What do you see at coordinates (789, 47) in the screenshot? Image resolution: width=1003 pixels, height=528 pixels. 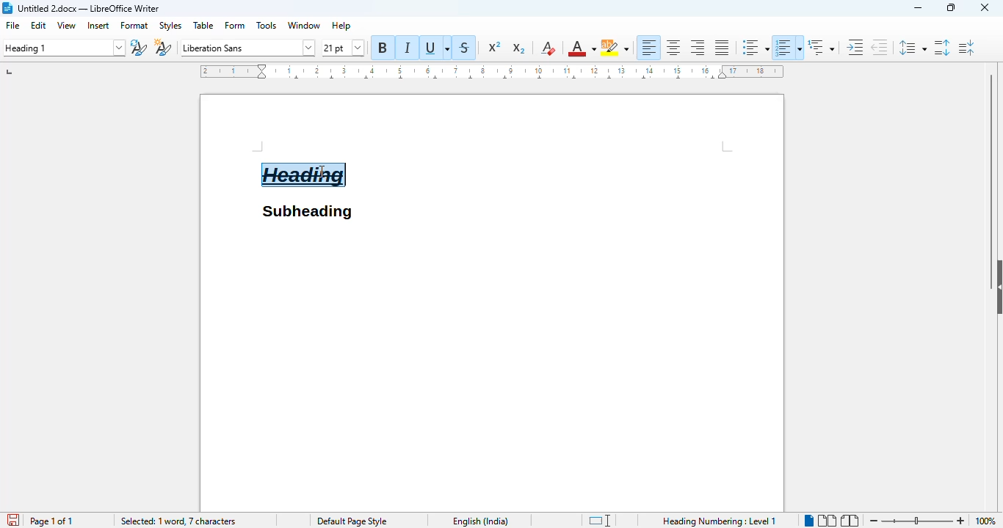 I see `toggle ordered list` at bounding box center [789, 47].